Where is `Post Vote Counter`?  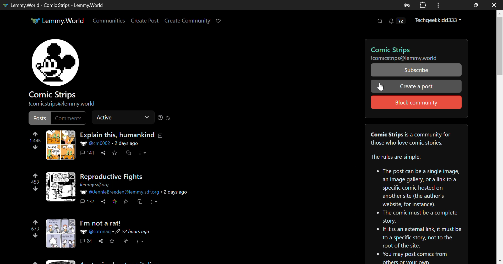 Post Vote Counter is located at coordinates (36, 228).